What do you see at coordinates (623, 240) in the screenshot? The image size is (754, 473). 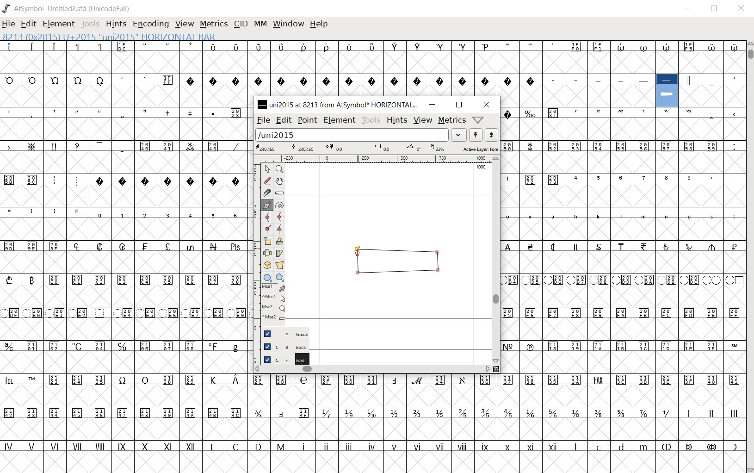 I see `glyph characters` at bounding box center [623, 240].